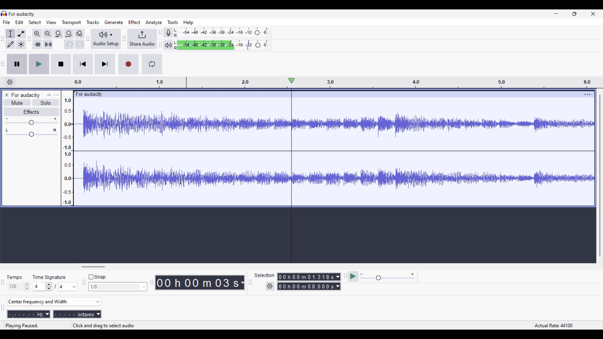 The width and height of the screenshot is (603, 339). Describe the element at coordinates (25, 95) in the screenshot. I see `Project name` at that location.